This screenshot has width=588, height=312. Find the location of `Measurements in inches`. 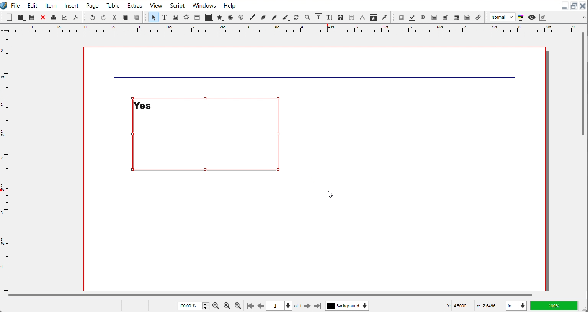

Measurements in inches is located at coordinates (516, 306).